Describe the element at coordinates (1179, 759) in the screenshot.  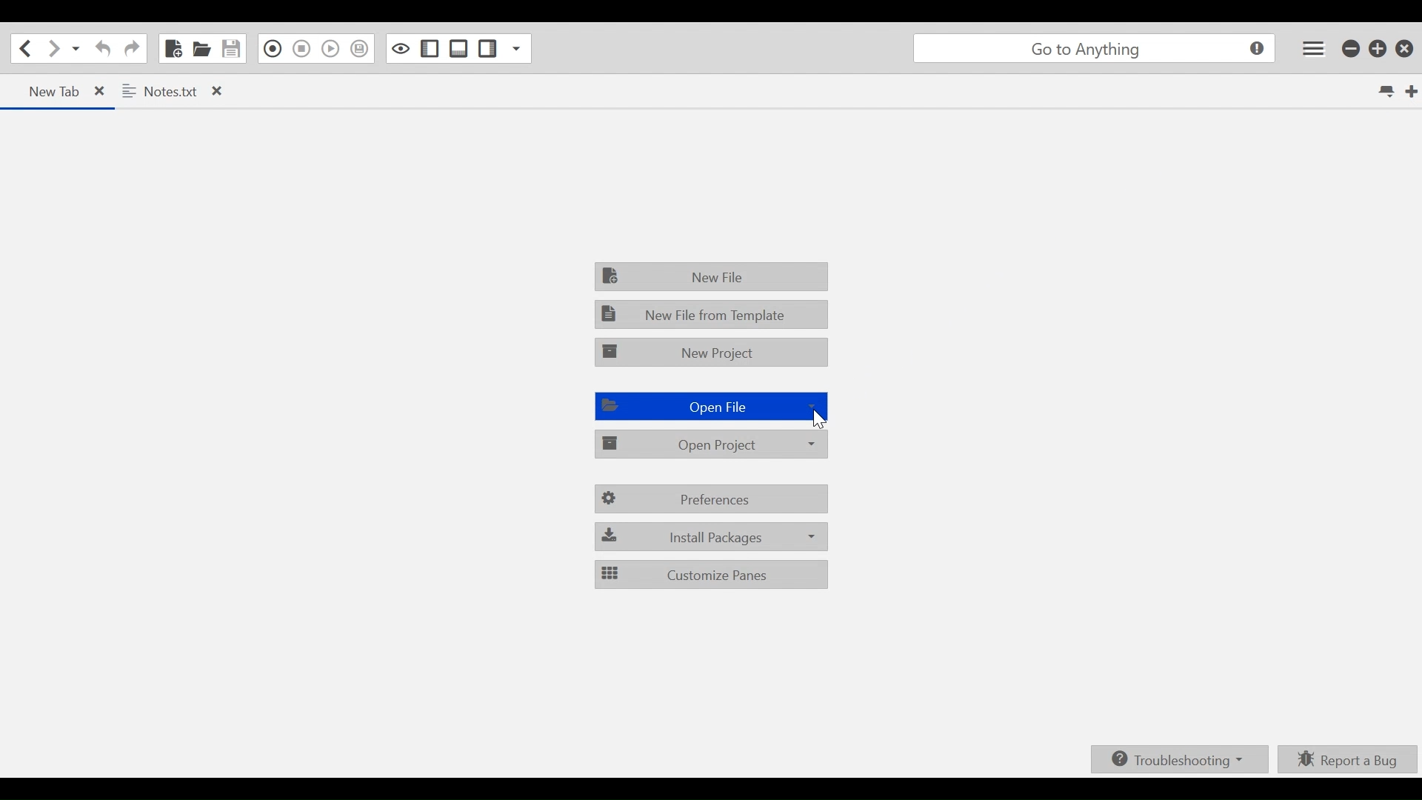
I see `Troubleshooting` at that location.